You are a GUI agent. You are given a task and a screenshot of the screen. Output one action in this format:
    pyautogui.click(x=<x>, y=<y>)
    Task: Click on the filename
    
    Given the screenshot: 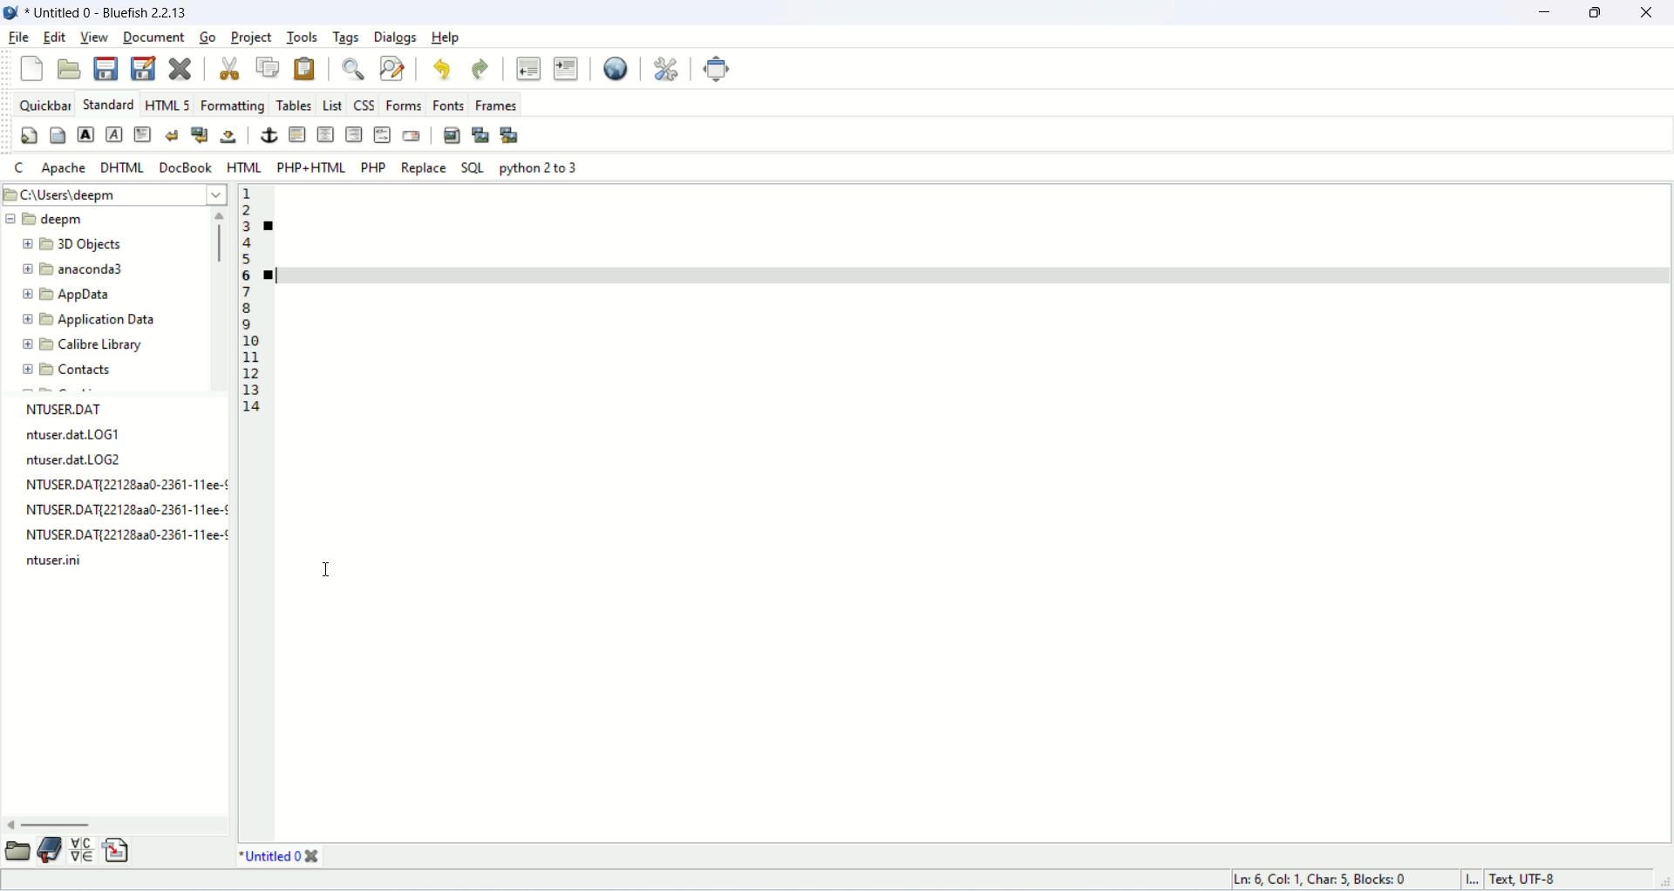 What is the action you would take?
    pyautogui.click(x=271, y=857)
    